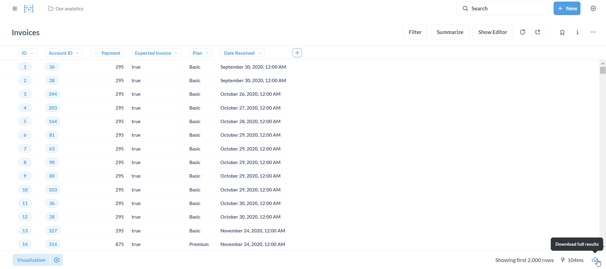 This screenshot has width=606, height=269. I want to click on true, so click(140, 177).